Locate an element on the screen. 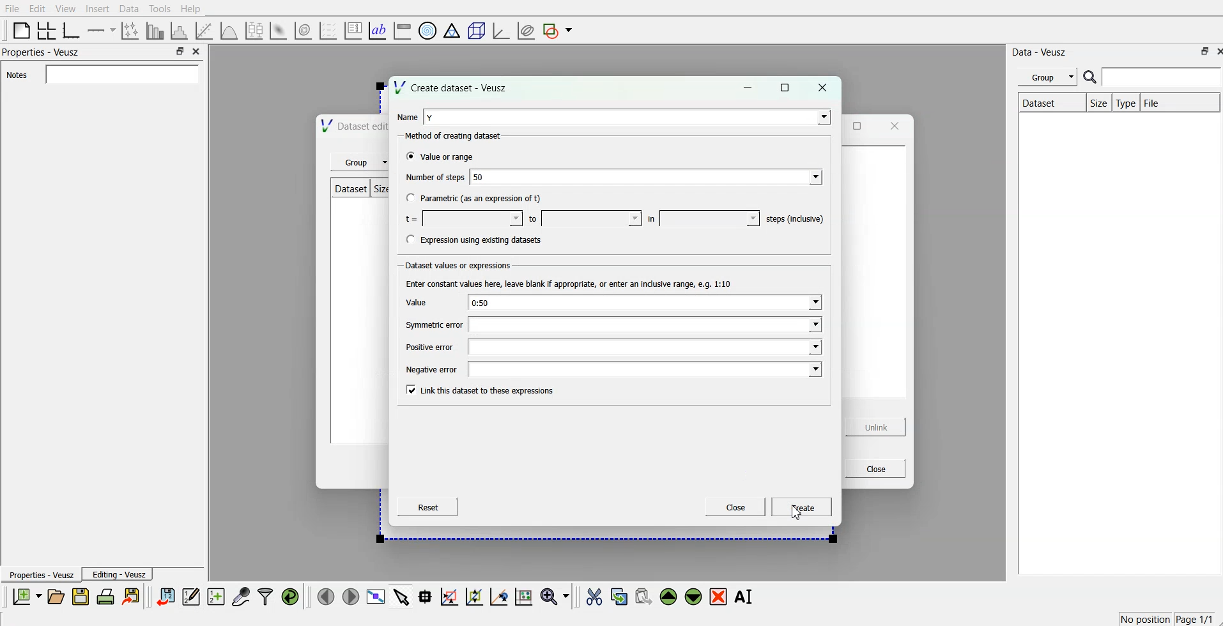 This screenshot has height=626, width=1223. Expression using existing datasets is located at coordinates (489, 240).